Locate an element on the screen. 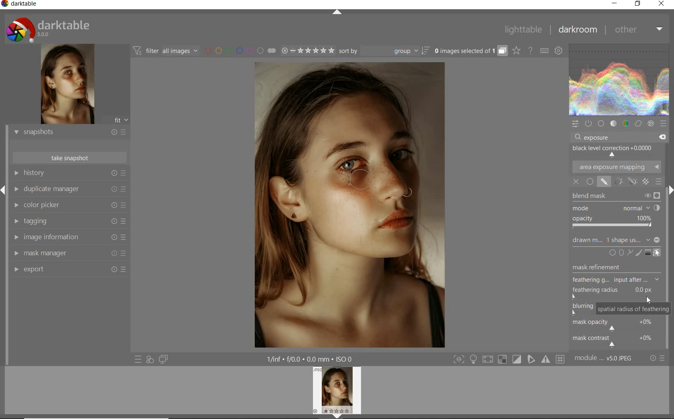 This screenshot has width=674, height=419. darkroom is located at coordinates (577, 30).